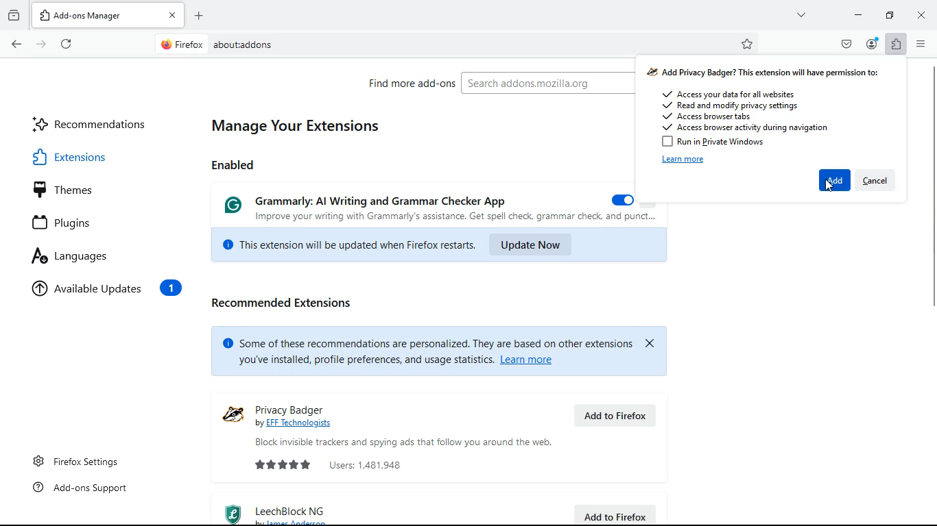 This screenshot has height=526, width=937. Describe the element at coordinates (855, 16) in the screenshot. I see `minimize` at that location.